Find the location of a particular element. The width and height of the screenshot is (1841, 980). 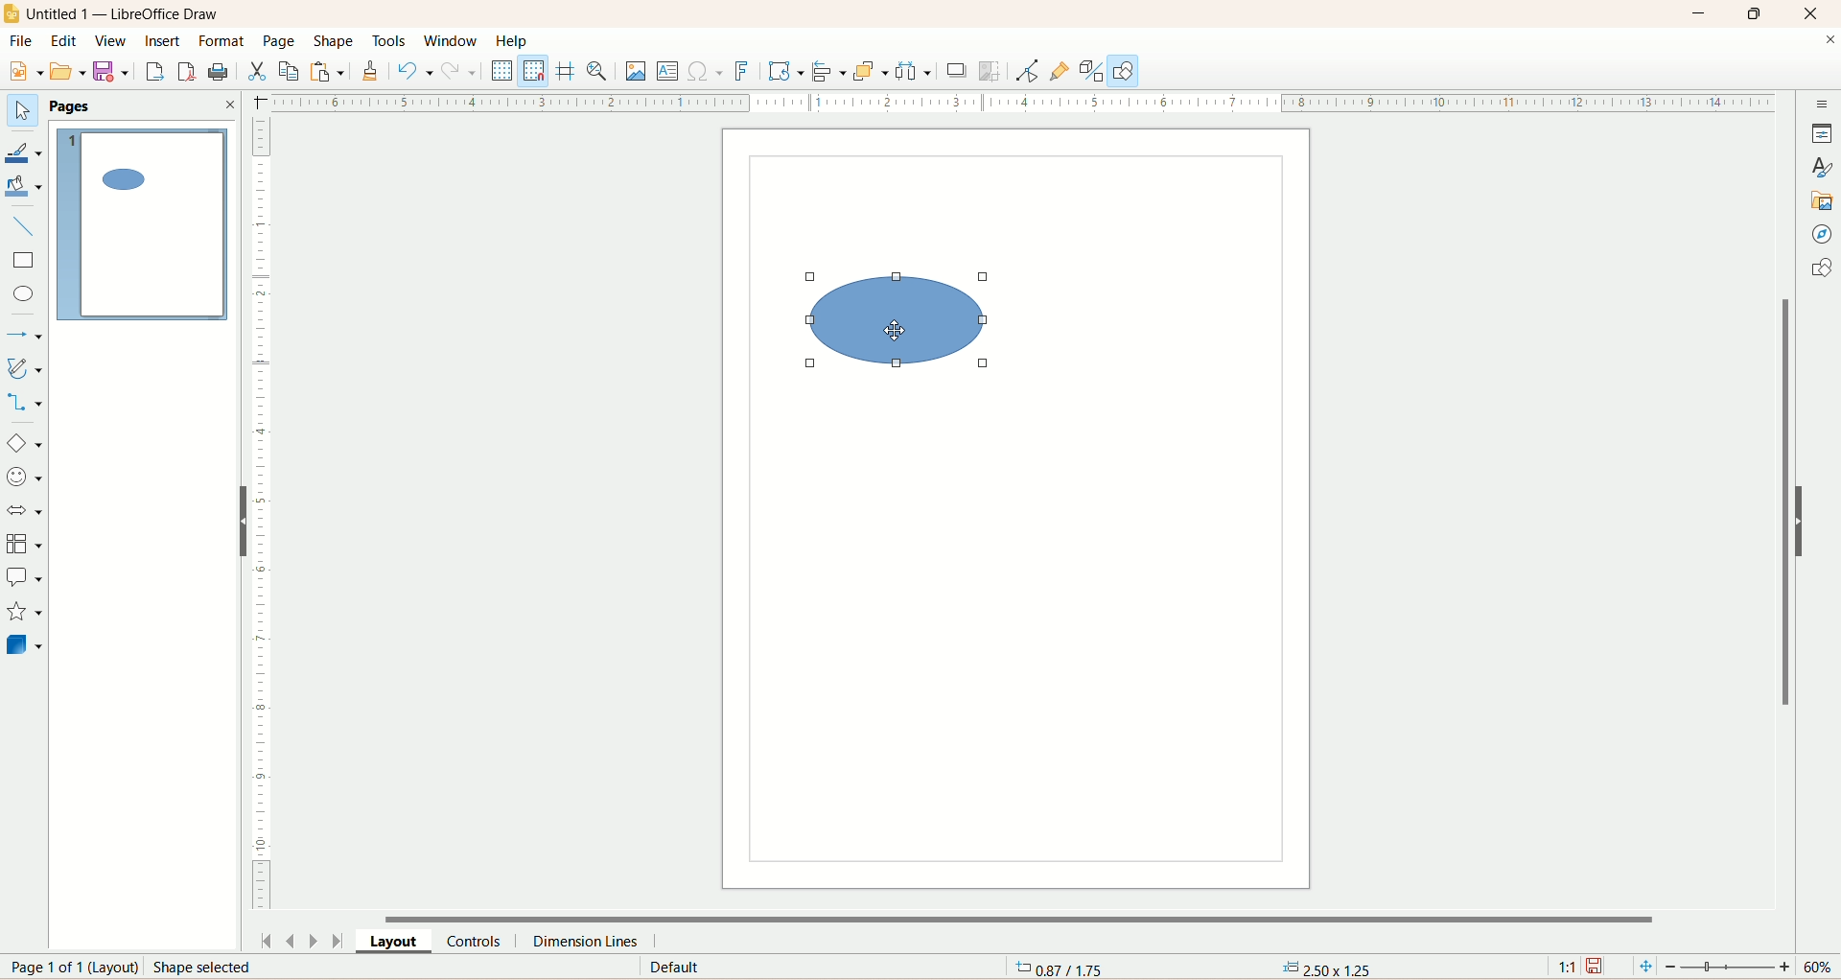

curve and polygon is located at coordinates (24, 368).